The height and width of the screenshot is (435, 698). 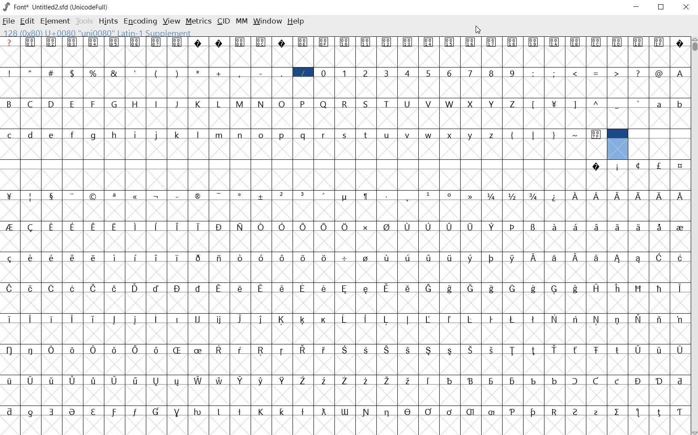 What do you see at coordinates (136, 258) in the screenshot?
I see `Symbol` at bounding box center [136, 258].